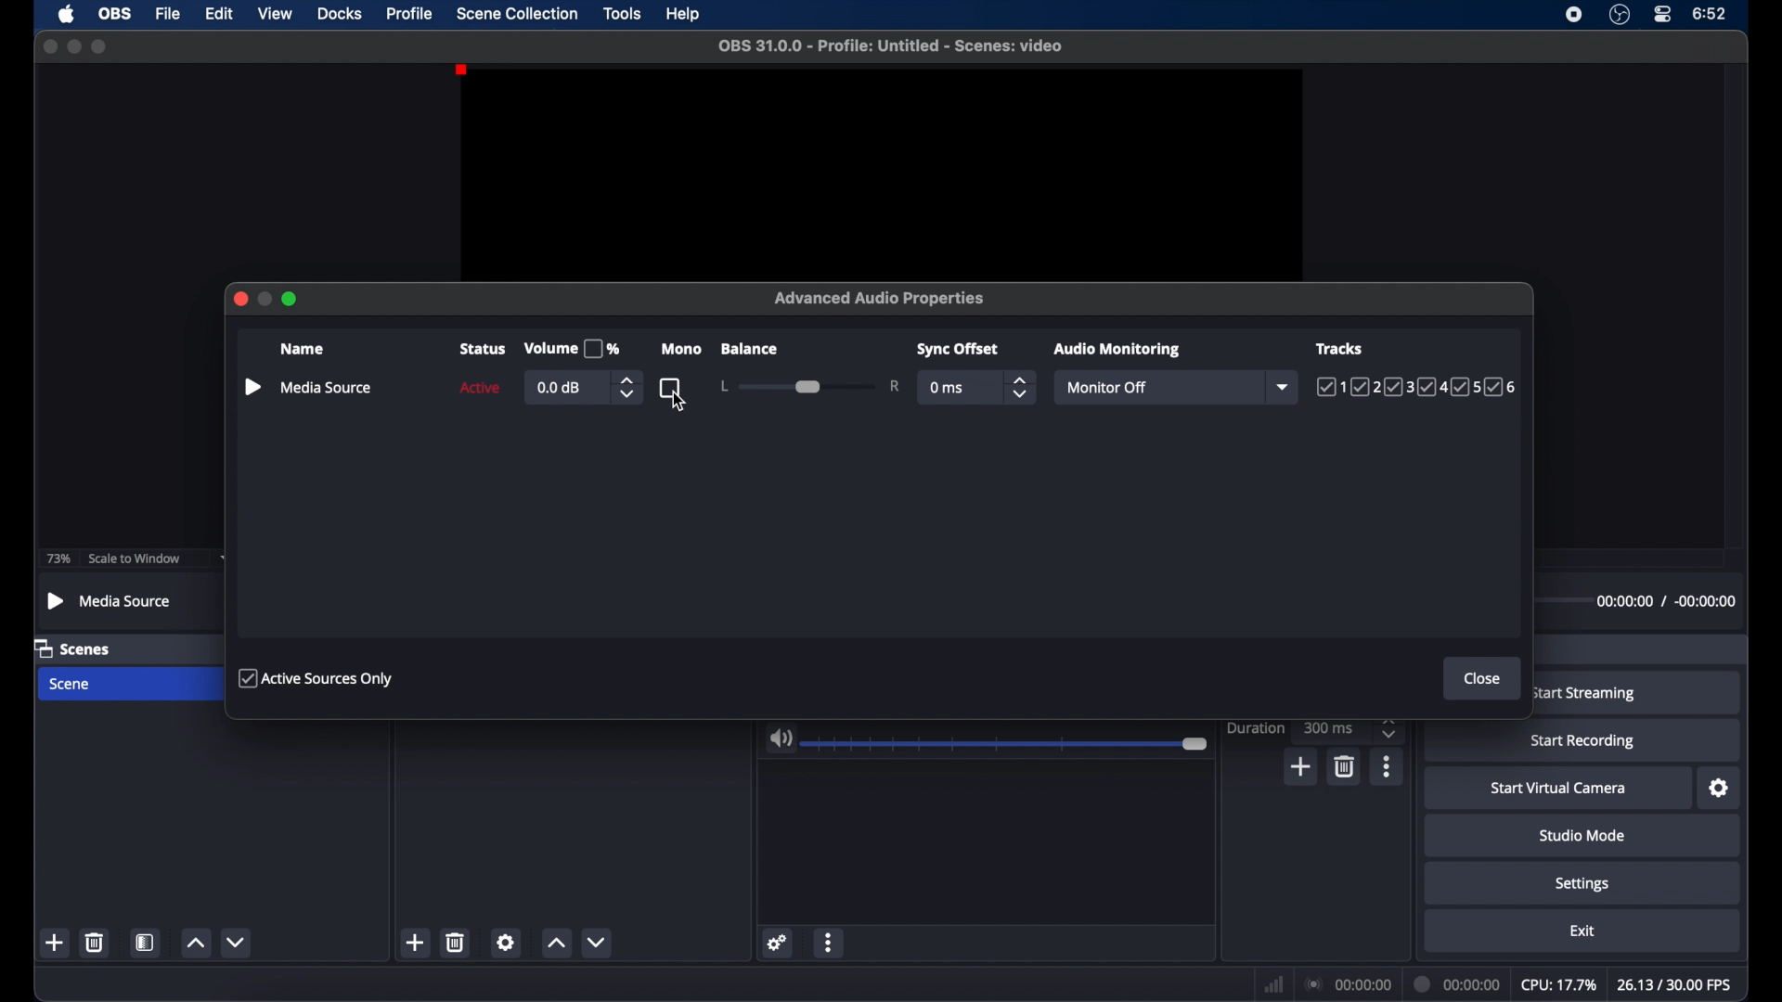 This screenshot has height=1002, width=1782. I want to click on delete, so click(94, 942).